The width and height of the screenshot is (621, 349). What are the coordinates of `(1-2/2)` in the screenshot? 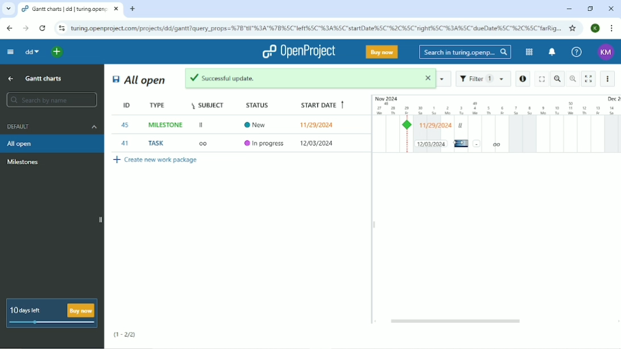 It's located at (125, 335).